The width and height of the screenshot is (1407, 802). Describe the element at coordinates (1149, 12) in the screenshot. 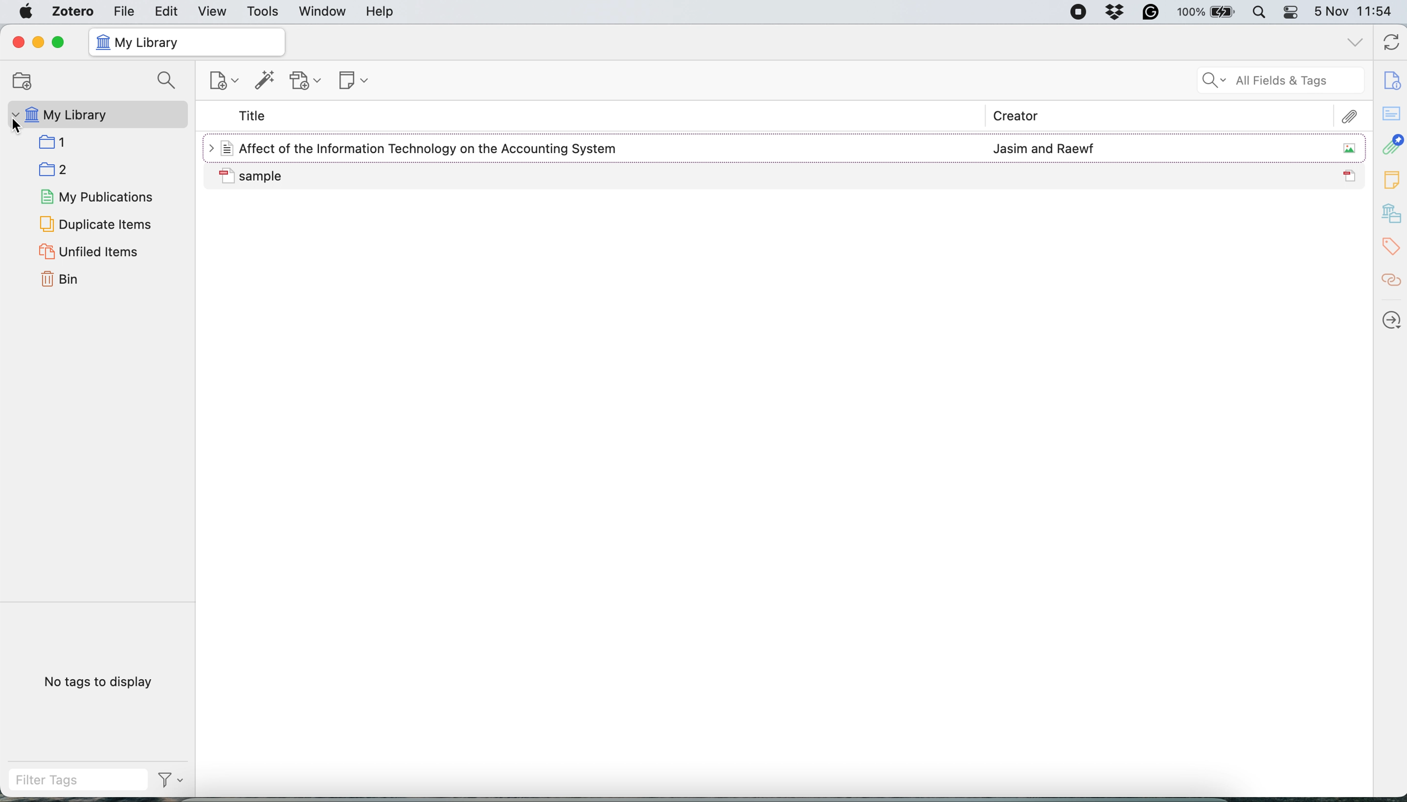

I see `grammarly` at that location.